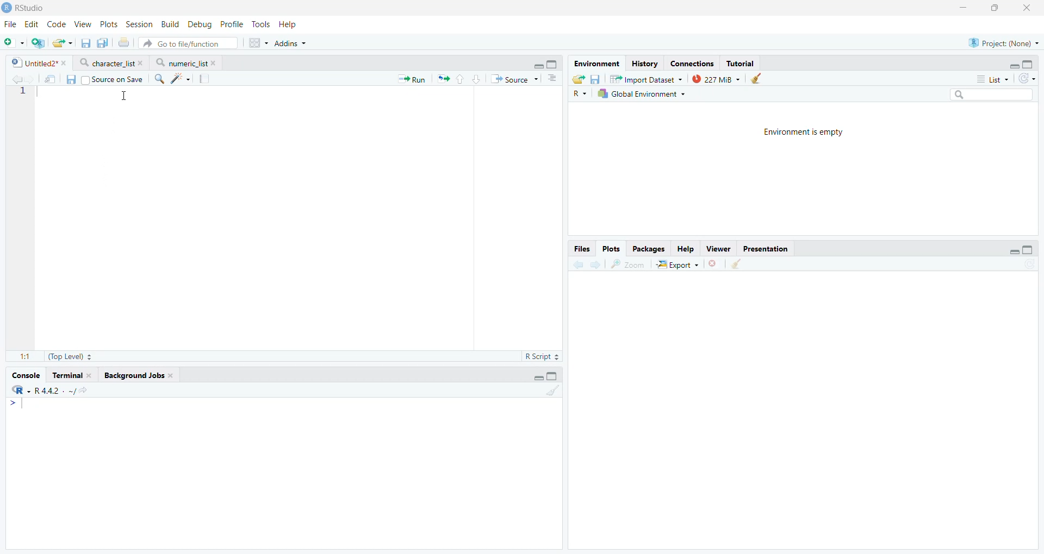  What do you see at coordinates (33, 23) in the screenshot?
I see `Edit` at bounding box center [33, 23].